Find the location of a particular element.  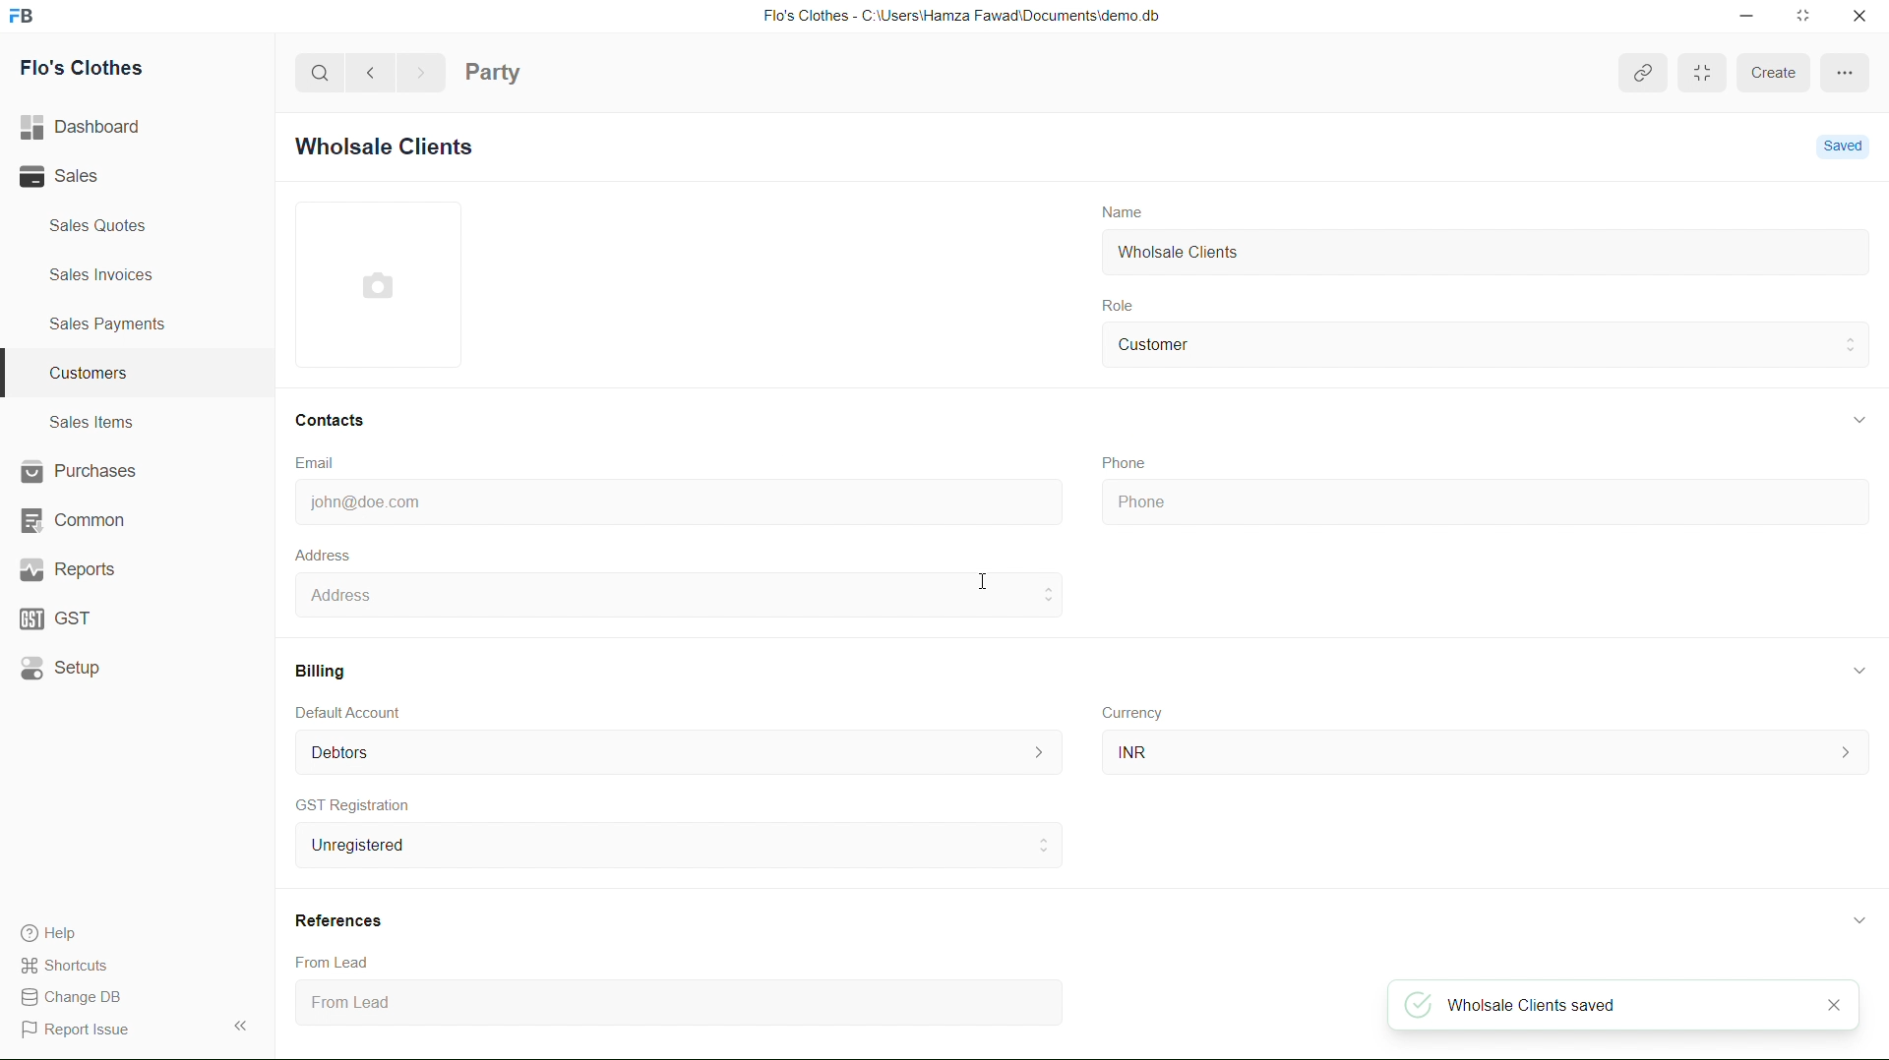

Wholsale Clients is located at coordinates (1181, 253).